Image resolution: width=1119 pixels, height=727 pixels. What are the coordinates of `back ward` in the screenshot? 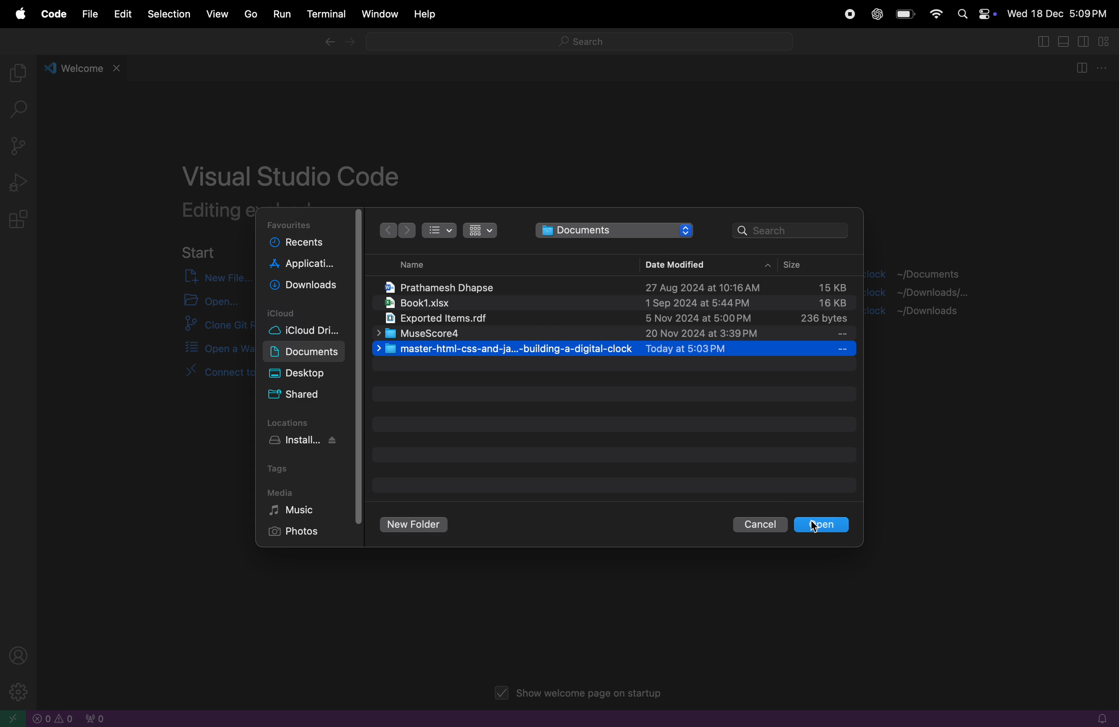 It's located at (387, 230).